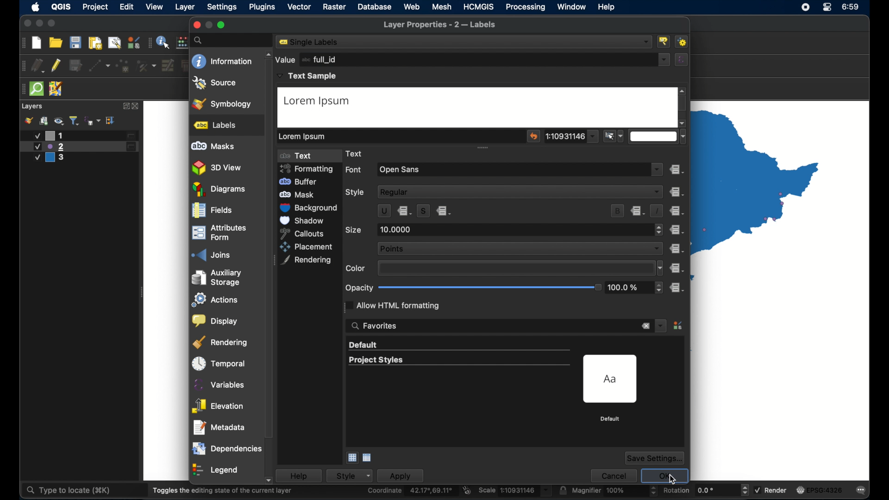 This screenshot has height=500, width=889. Describe the element at coordinates (123, 66) in the screenshot. I see `add point feature` at that location.